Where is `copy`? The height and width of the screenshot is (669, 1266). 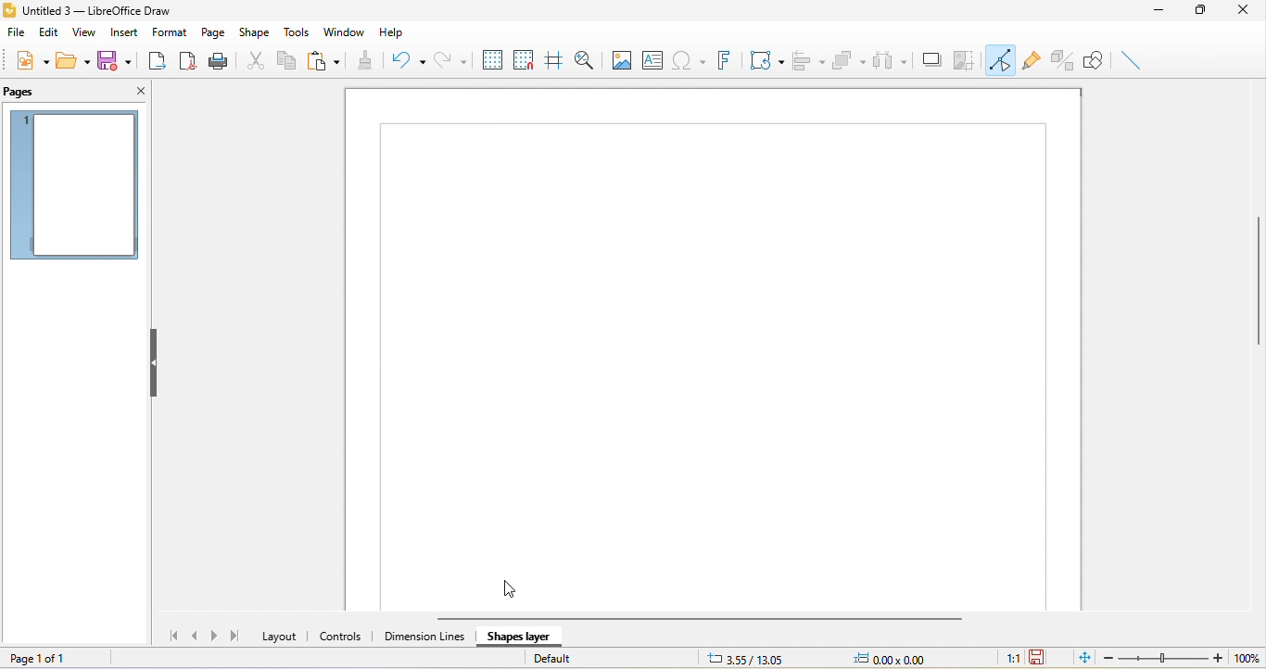
copy is located at coordinates (287, 60).